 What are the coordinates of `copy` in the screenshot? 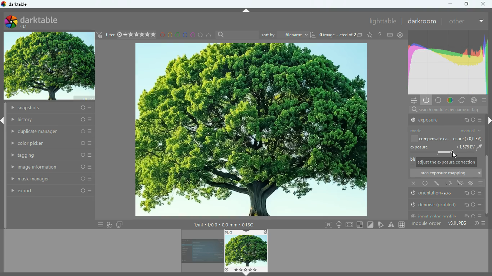 It's located at (361, 35).